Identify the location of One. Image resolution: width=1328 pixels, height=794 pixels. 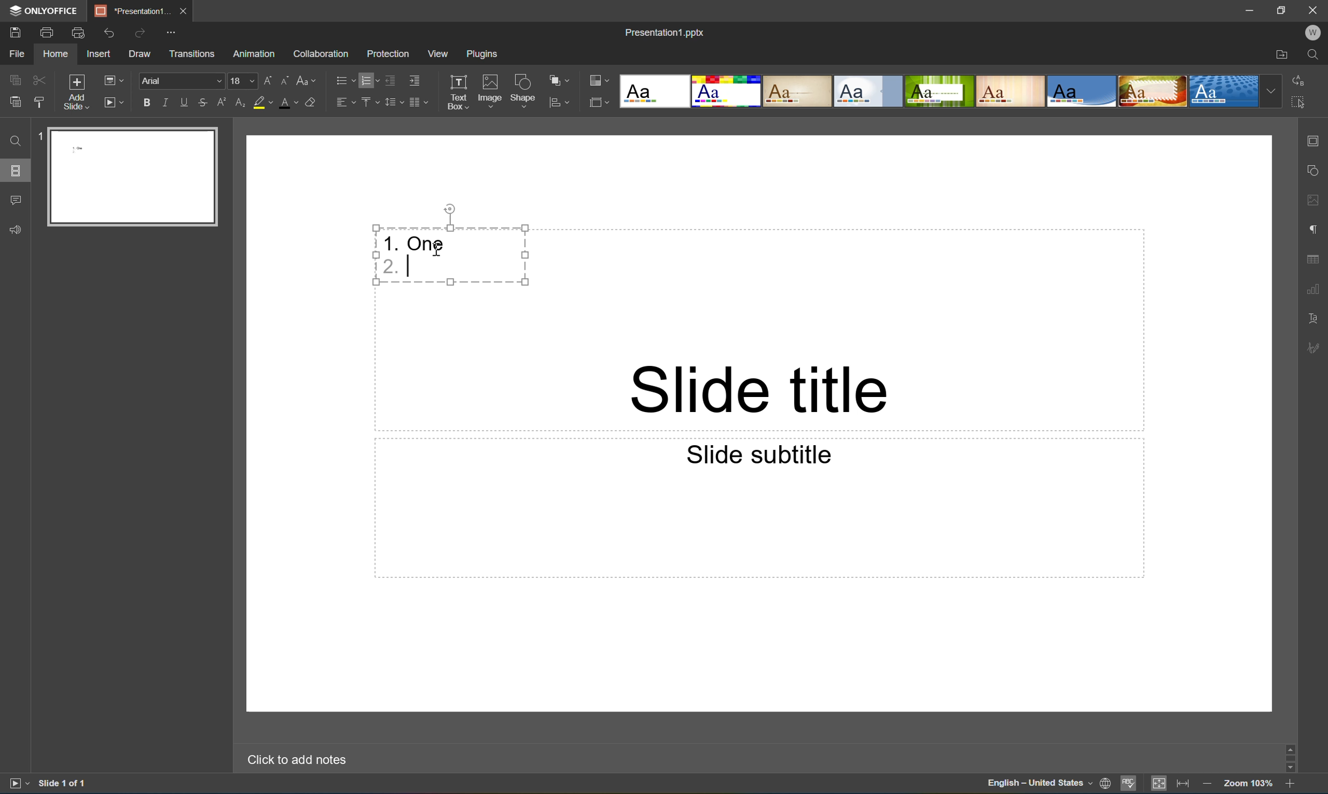
(426, 244).